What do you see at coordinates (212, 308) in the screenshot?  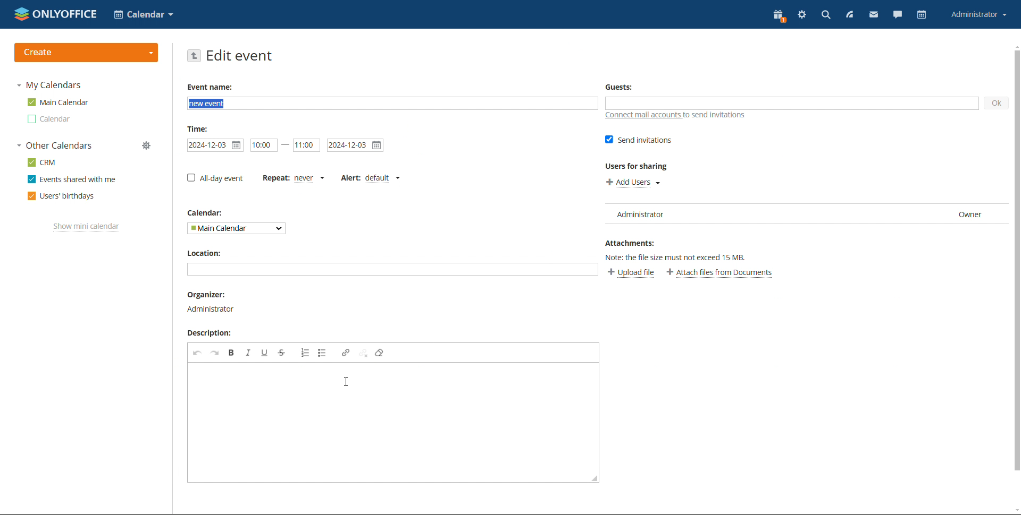 I see `Administrator` at bounding box center [212, 308].